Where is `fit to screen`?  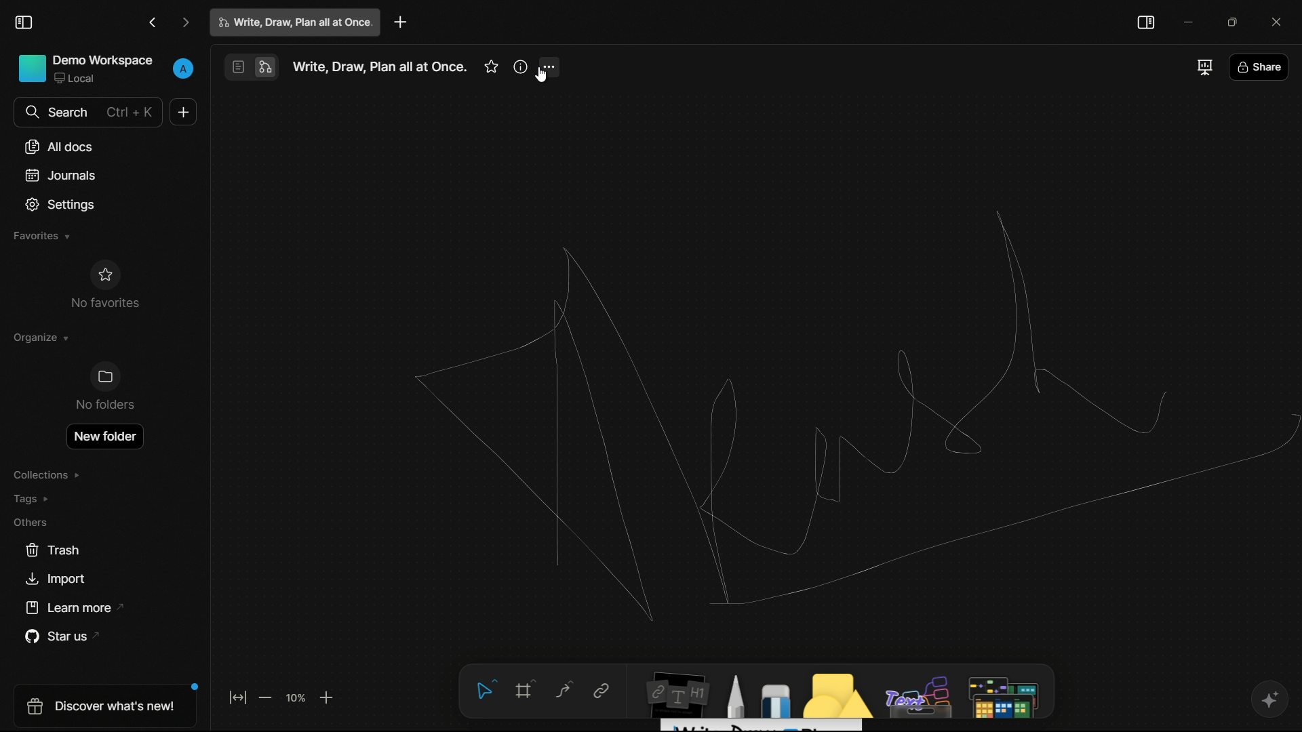
fit to screen is located at coordinates (237, 697).